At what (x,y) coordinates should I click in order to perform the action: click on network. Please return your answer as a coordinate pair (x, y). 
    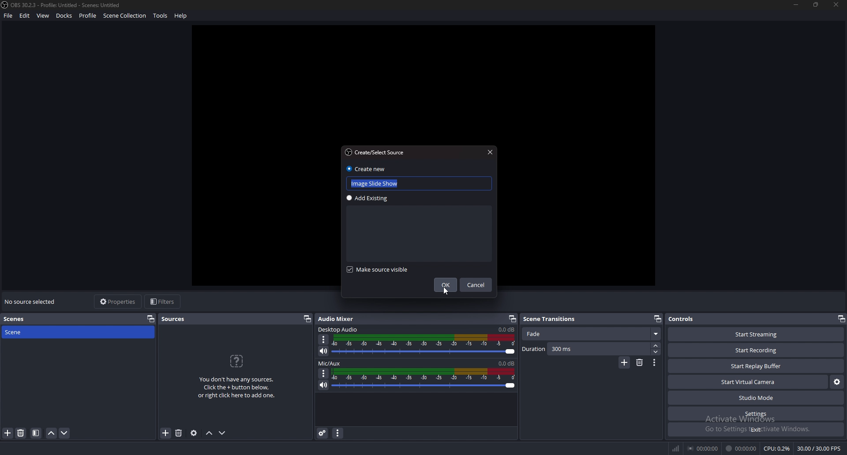
    Looking at the image, I should click on (675, 448).